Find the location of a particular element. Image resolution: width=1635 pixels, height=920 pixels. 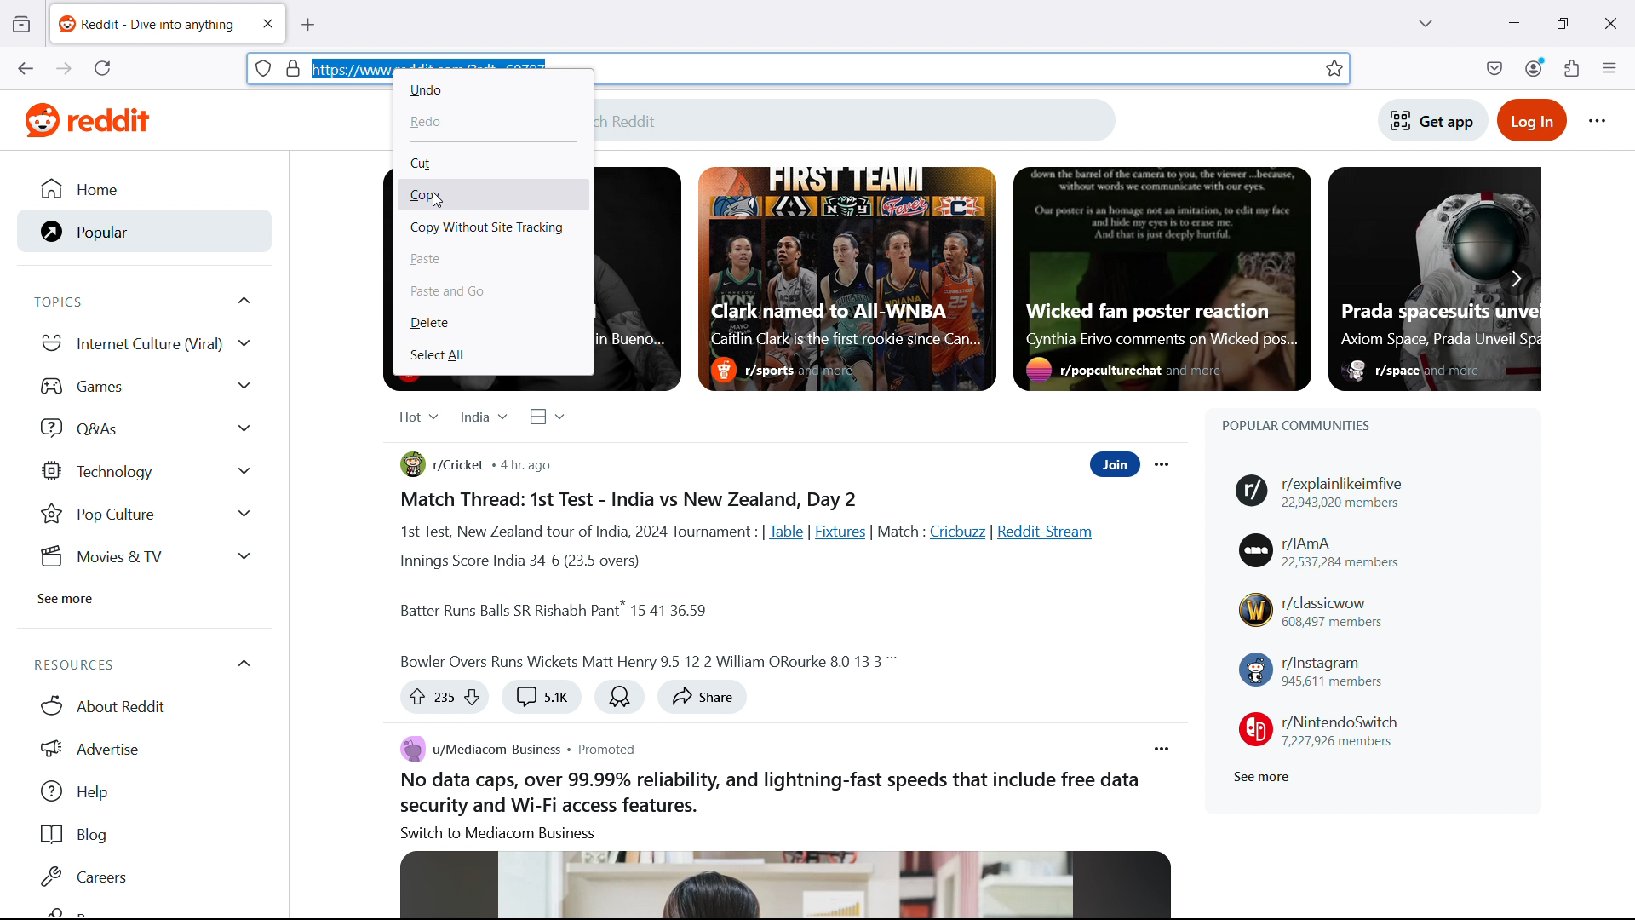

Movies  & tv is located at coordinates (142, 558).